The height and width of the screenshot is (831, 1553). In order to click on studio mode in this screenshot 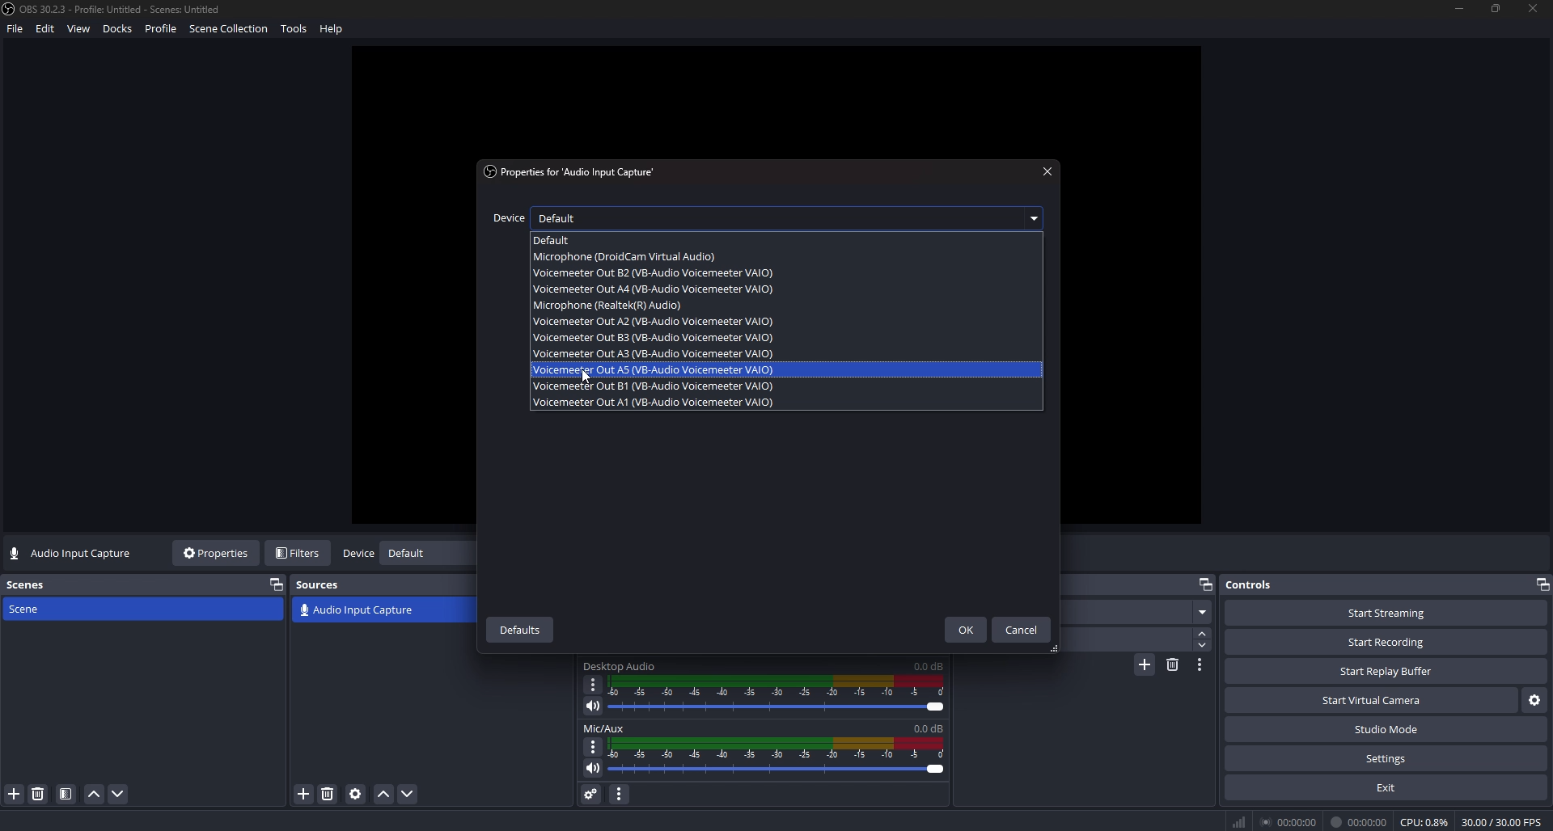, I will do `click(1386, 730)`.